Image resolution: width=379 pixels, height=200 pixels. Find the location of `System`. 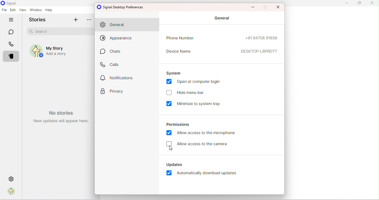

System is located at coordinates (175, 73).